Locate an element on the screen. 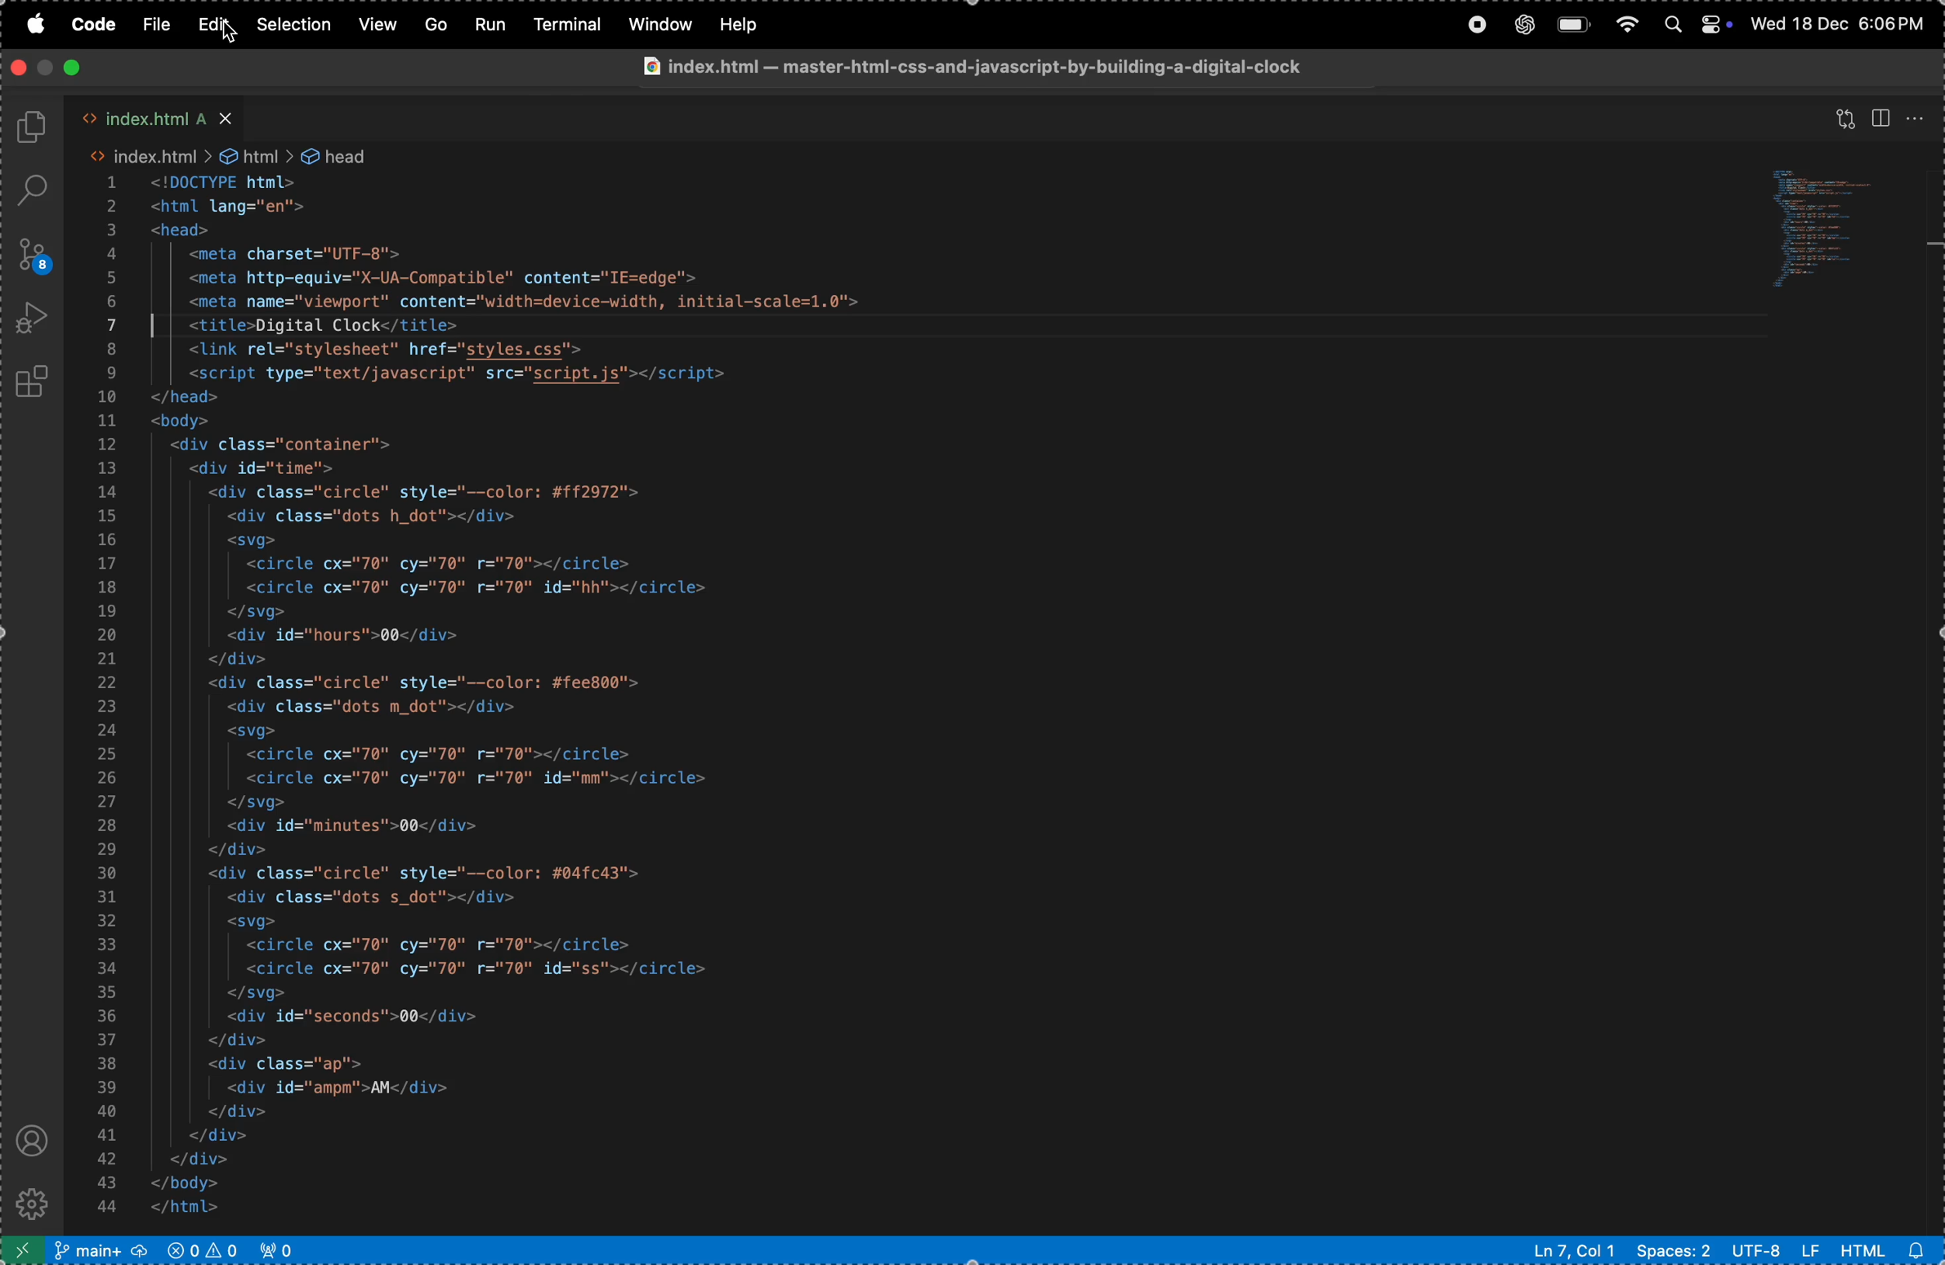 This screenshot has height=1265, width=1945. apple widgets is located at coordinates (1694, 25).